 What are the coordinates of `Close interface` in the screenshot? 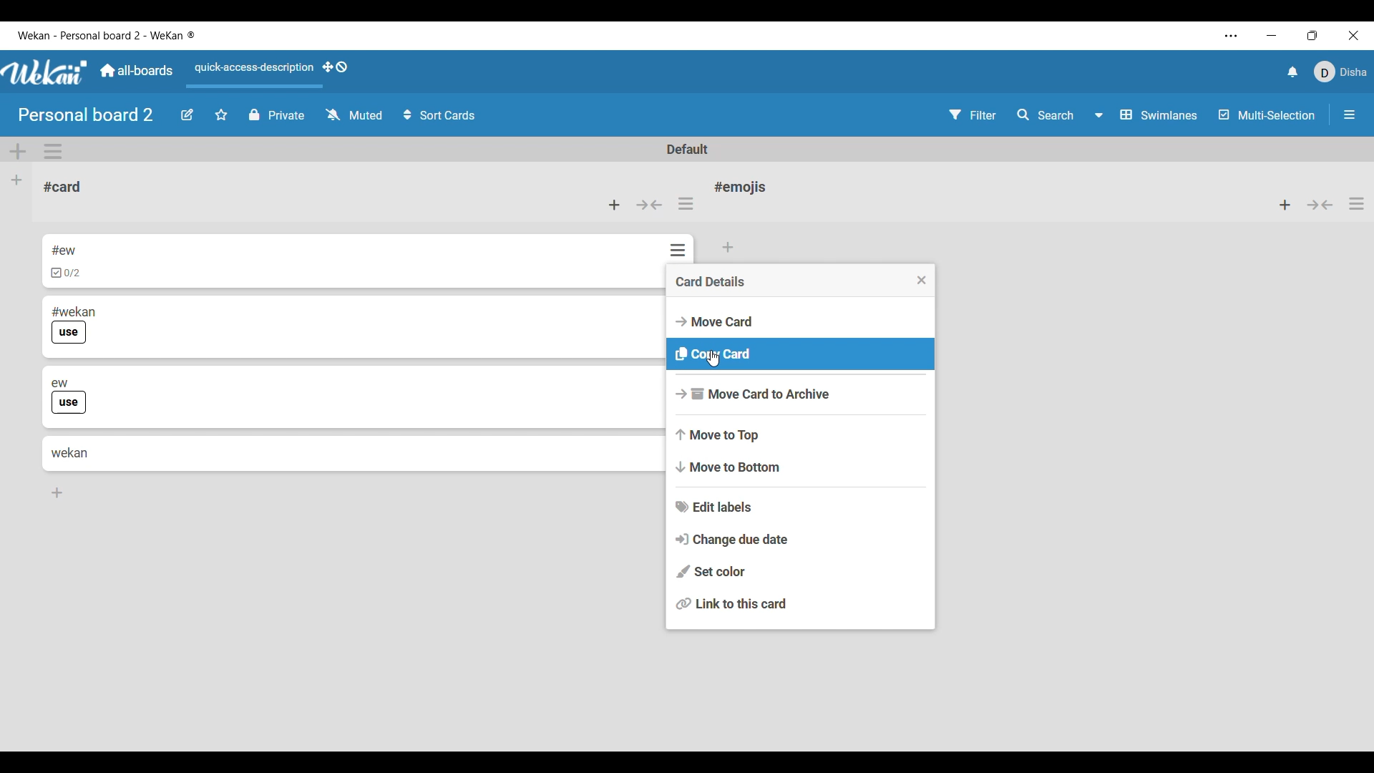 It's located at (1354, 35).